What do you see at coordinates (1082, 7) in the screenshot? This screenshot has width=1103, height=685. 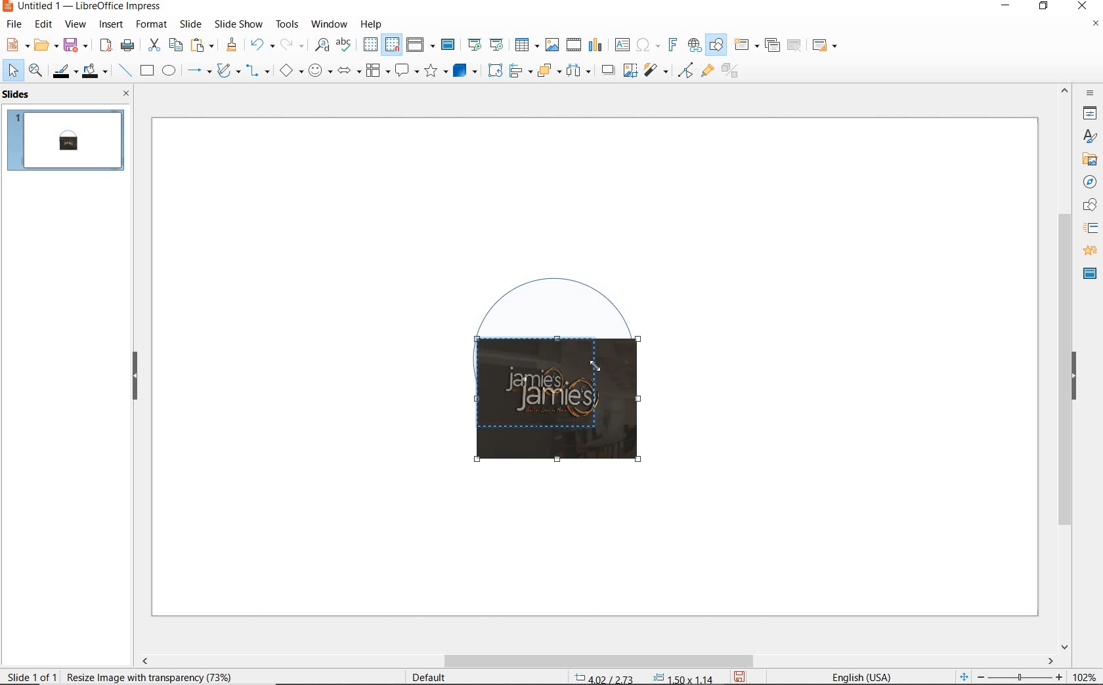 I see `close` at bounding box center [1082, 7].